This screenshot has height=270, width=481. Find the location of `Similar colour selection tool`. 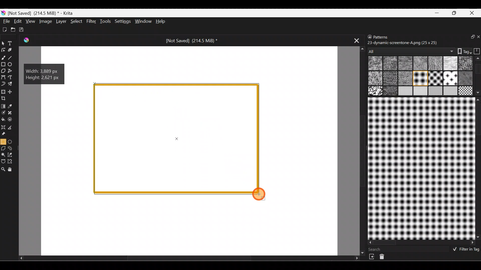

Similar colour selection tool is located at coordinates (12, 155).